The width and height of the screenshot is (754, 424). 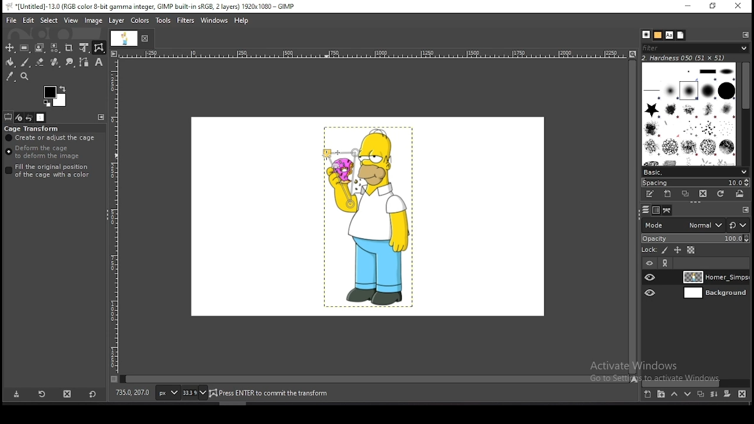 I want to click on paint bucket tool, so click(x=10, y=62).